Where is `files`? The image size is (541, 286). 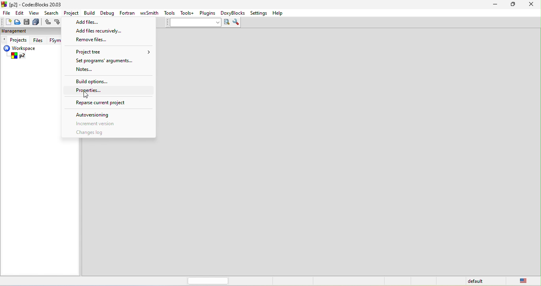
files is located at coordinates (38, 40).